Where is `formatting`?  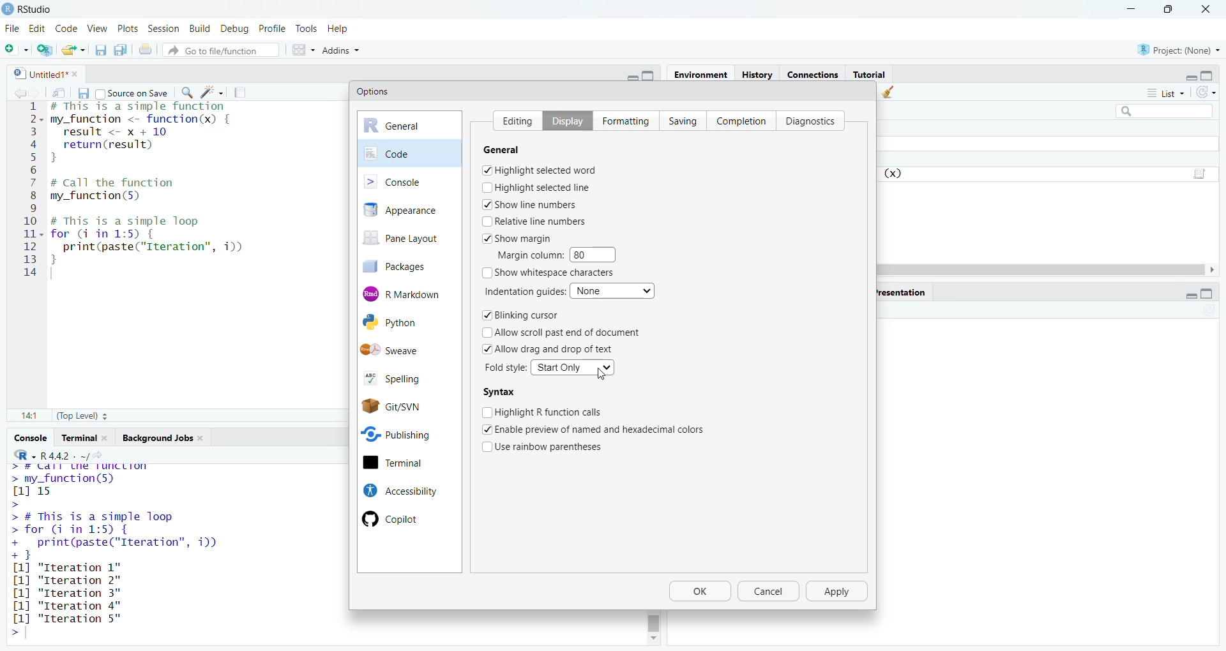
formatting is located at coordinates (623, 119).